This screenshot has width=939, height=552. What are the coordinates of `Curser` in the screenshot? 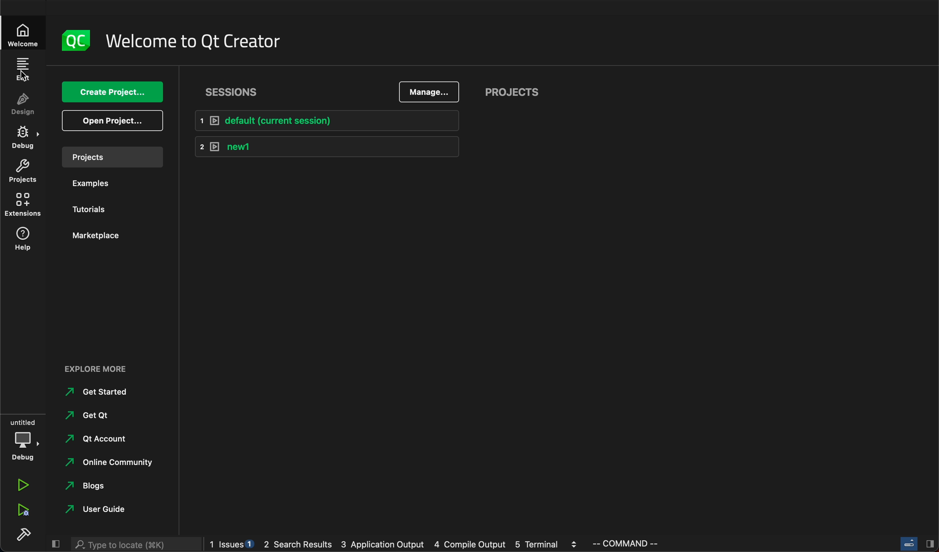 It's located at (26, 75).